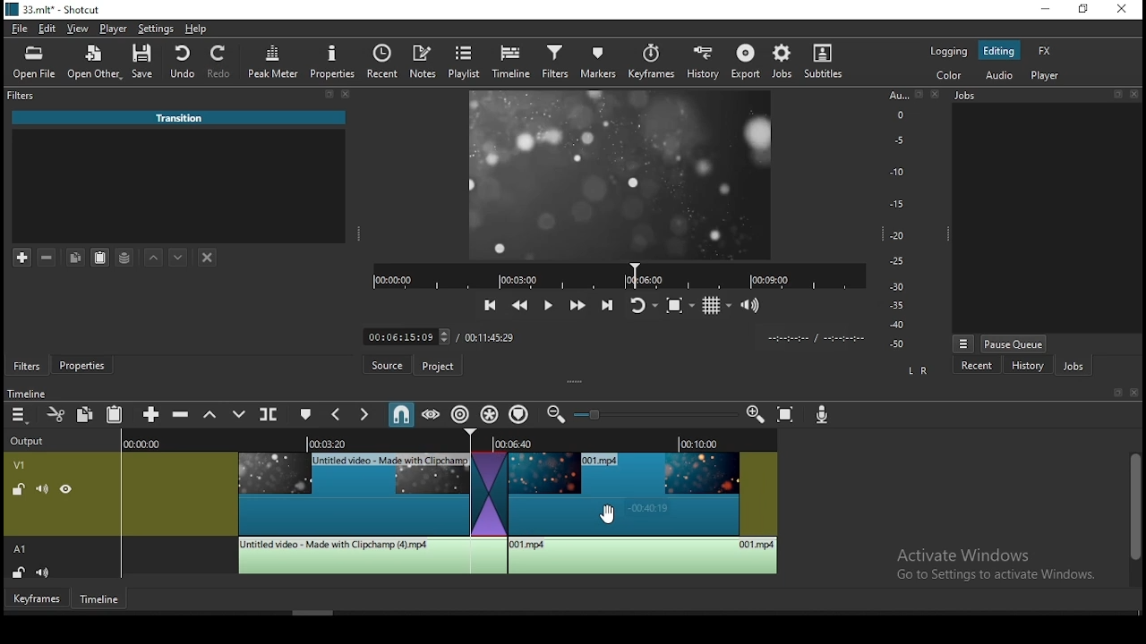 This screenshot has height=644, width=1146. Describe the element at coordinates (522, 305) in the screenshot. I see `play quickly backward` at that location.